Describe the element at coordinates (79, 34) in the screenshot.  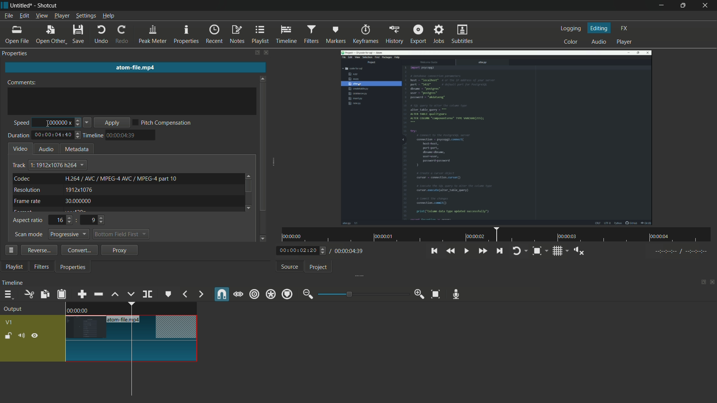
I see `save` at that location.